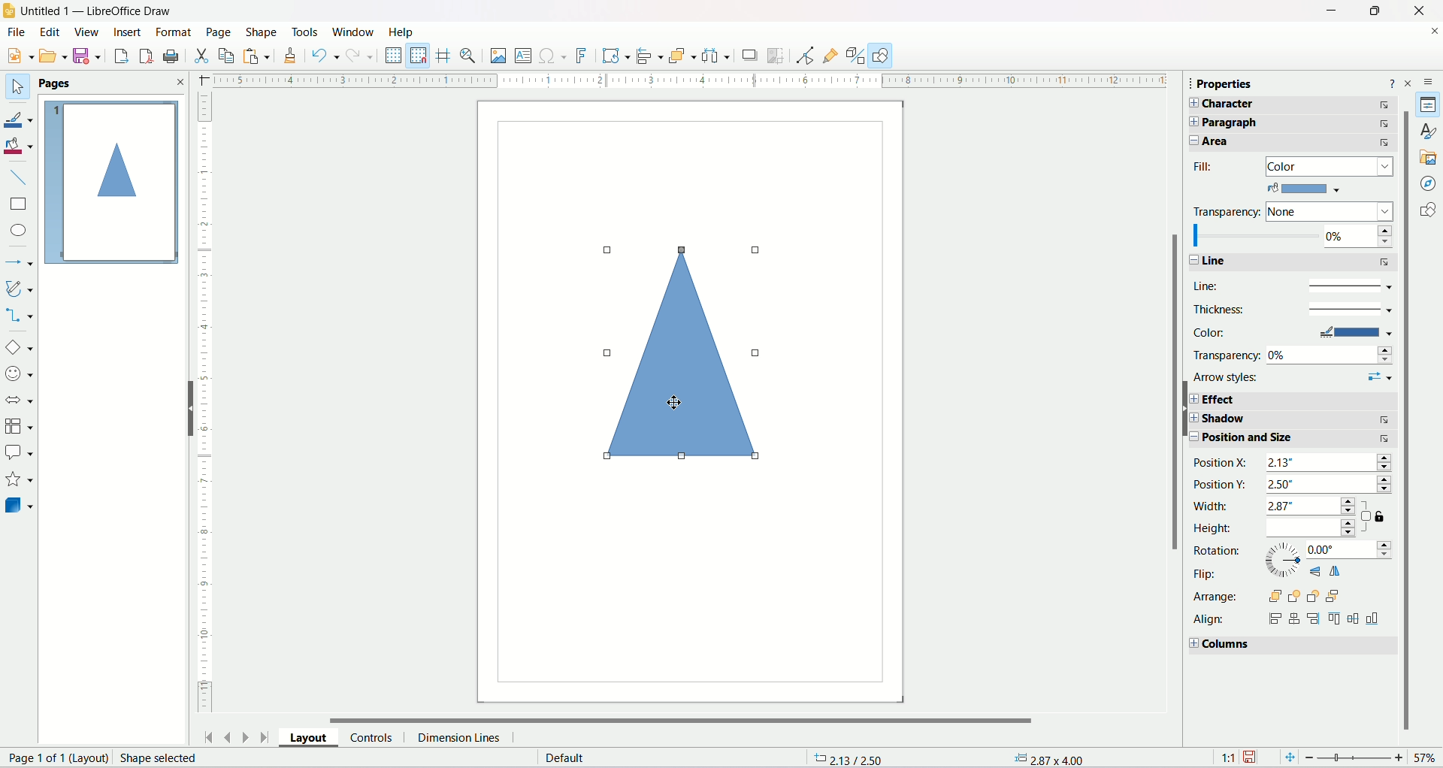  I want to click on Undo, so click(325, 55).